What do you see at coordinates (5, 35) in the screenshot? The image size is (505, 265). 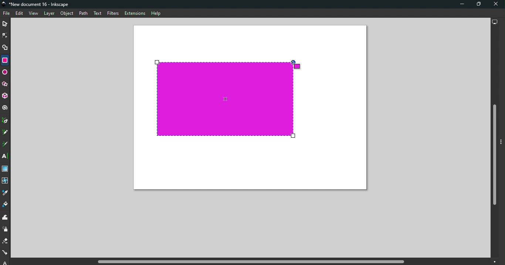 I see `Node tool` at bounding box center [5, 35].